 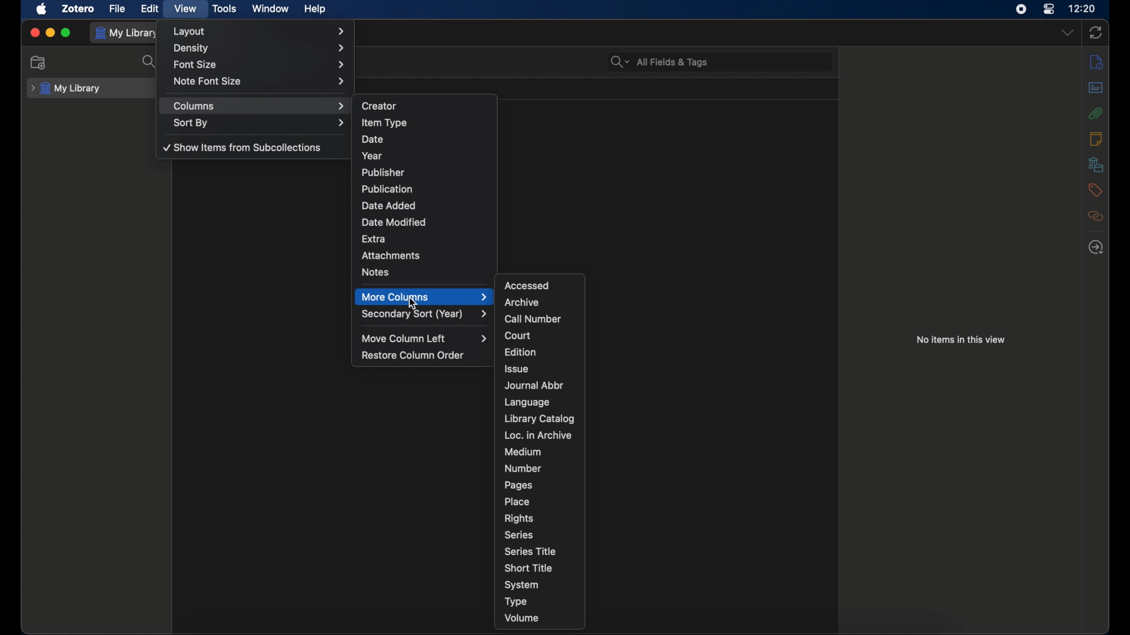 What do you see at coordinates (529, 402) in the screenshot?
I see `language` at bounding box center [529, 402].